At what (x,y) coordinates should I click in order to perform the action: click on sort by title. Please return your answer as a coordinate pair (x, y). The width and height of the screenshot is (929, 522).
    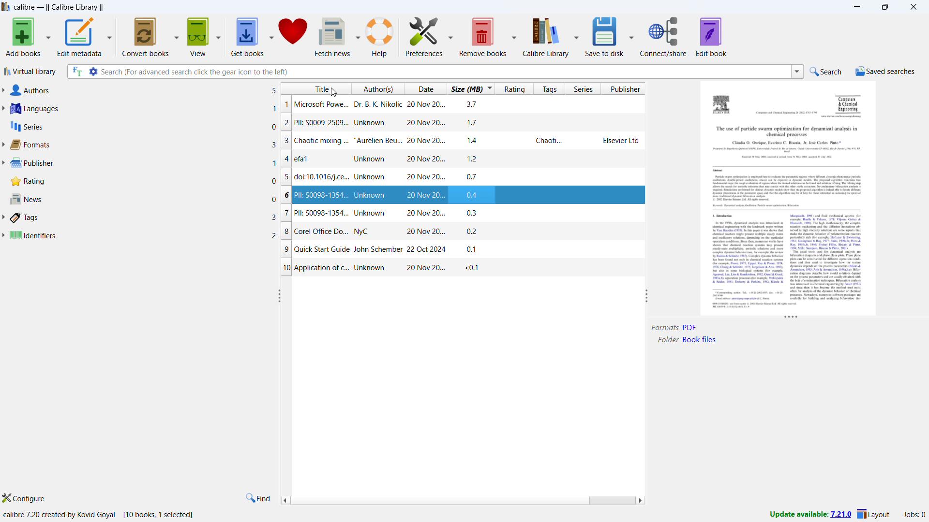
    Looking at the image, I should click on (316, 88).